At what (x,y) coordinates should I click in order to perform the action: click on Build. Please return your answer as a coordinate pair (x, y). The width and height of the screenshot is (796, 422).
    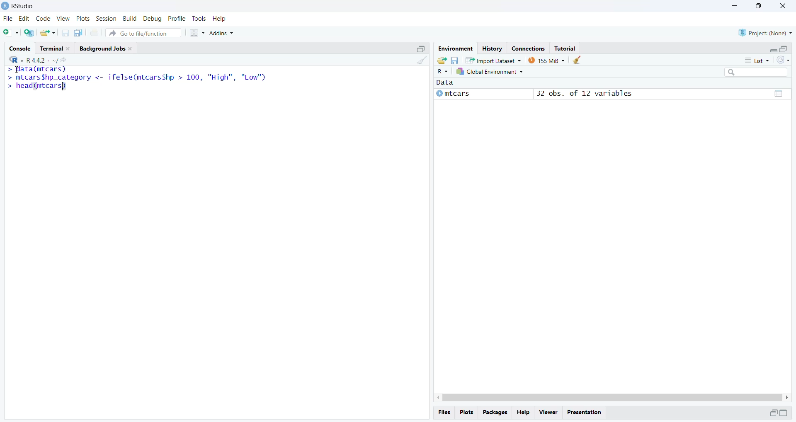
    Looking at the image, I should click on (131, 19).